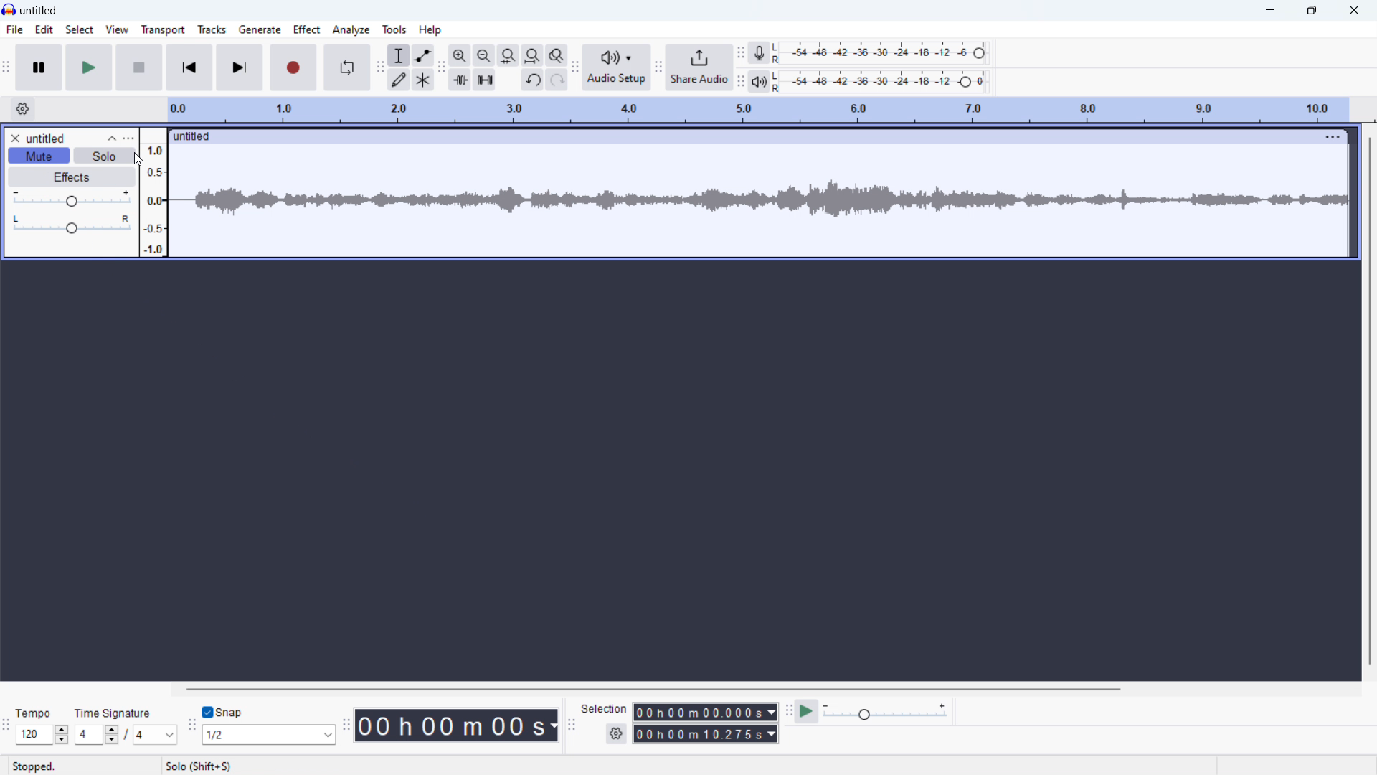 The height and width of the screenshot is (775, 1377). Describe the element at coordinates (33, 766) in the screenshot. I see `stopped` at that location.